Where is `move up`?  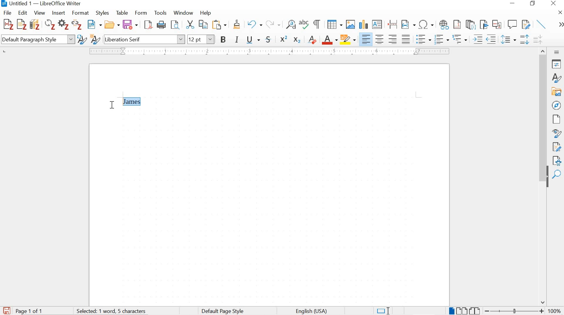
move up is located at coordinates (543, 50).